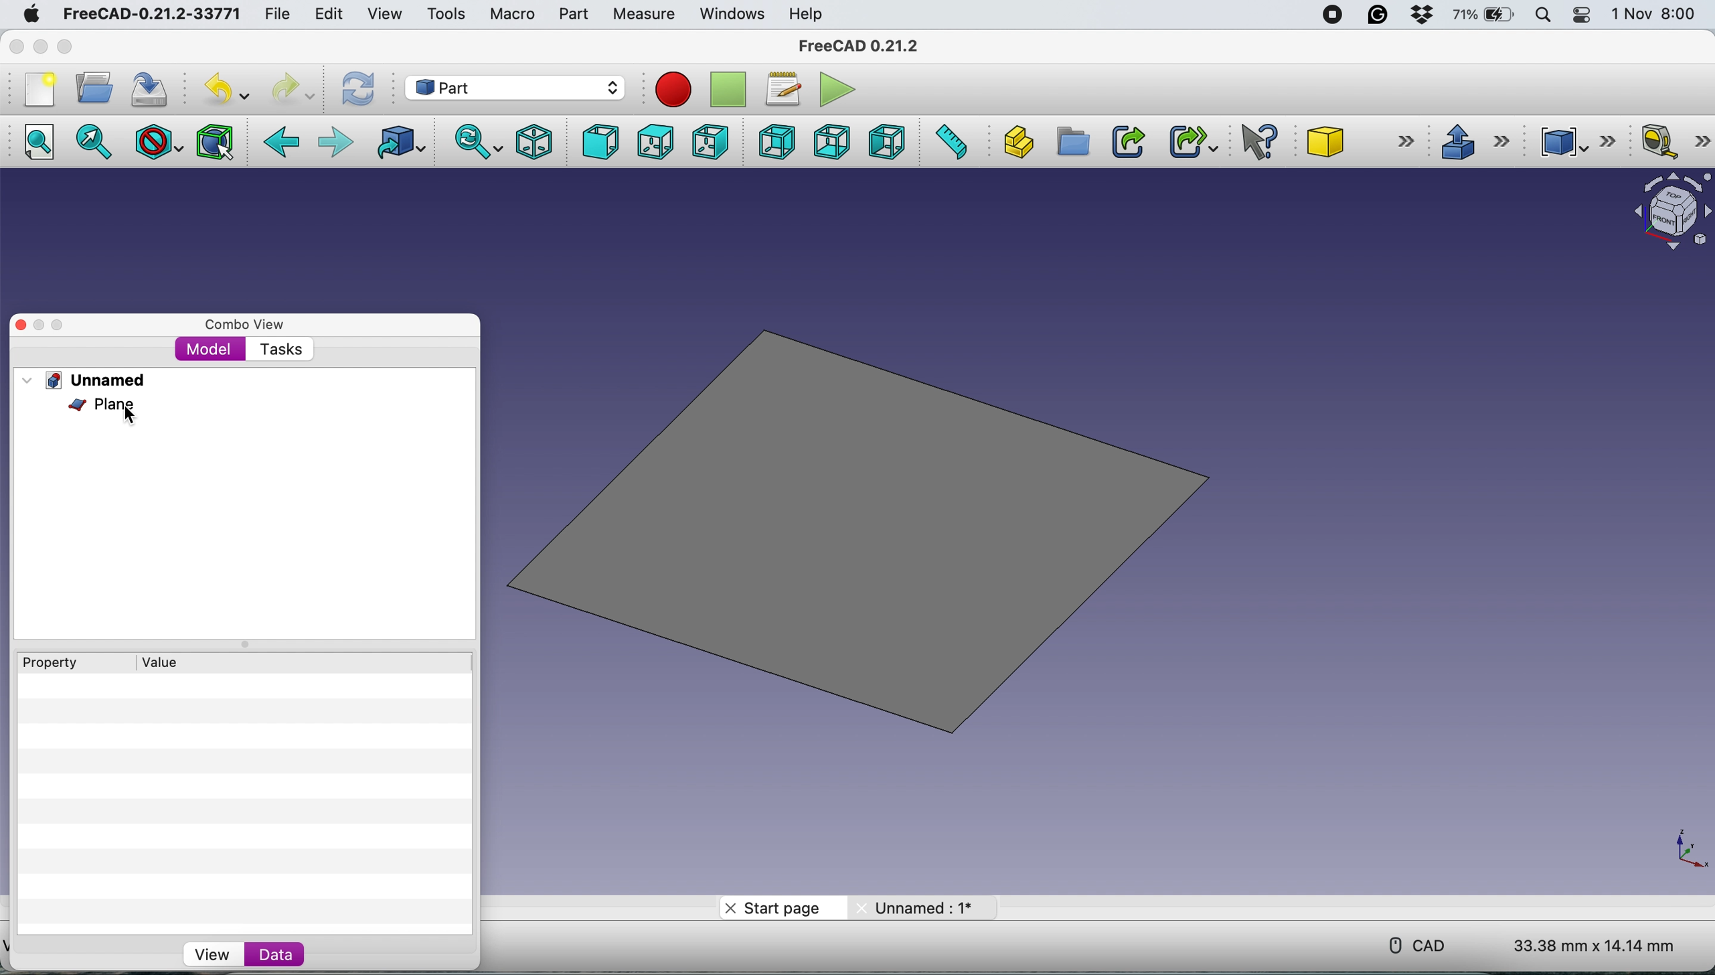 The width and height of the screenshot is (1715, 975). Describe the element at coordinates (337, 145) in the screenshot. I see `foward` at that location.